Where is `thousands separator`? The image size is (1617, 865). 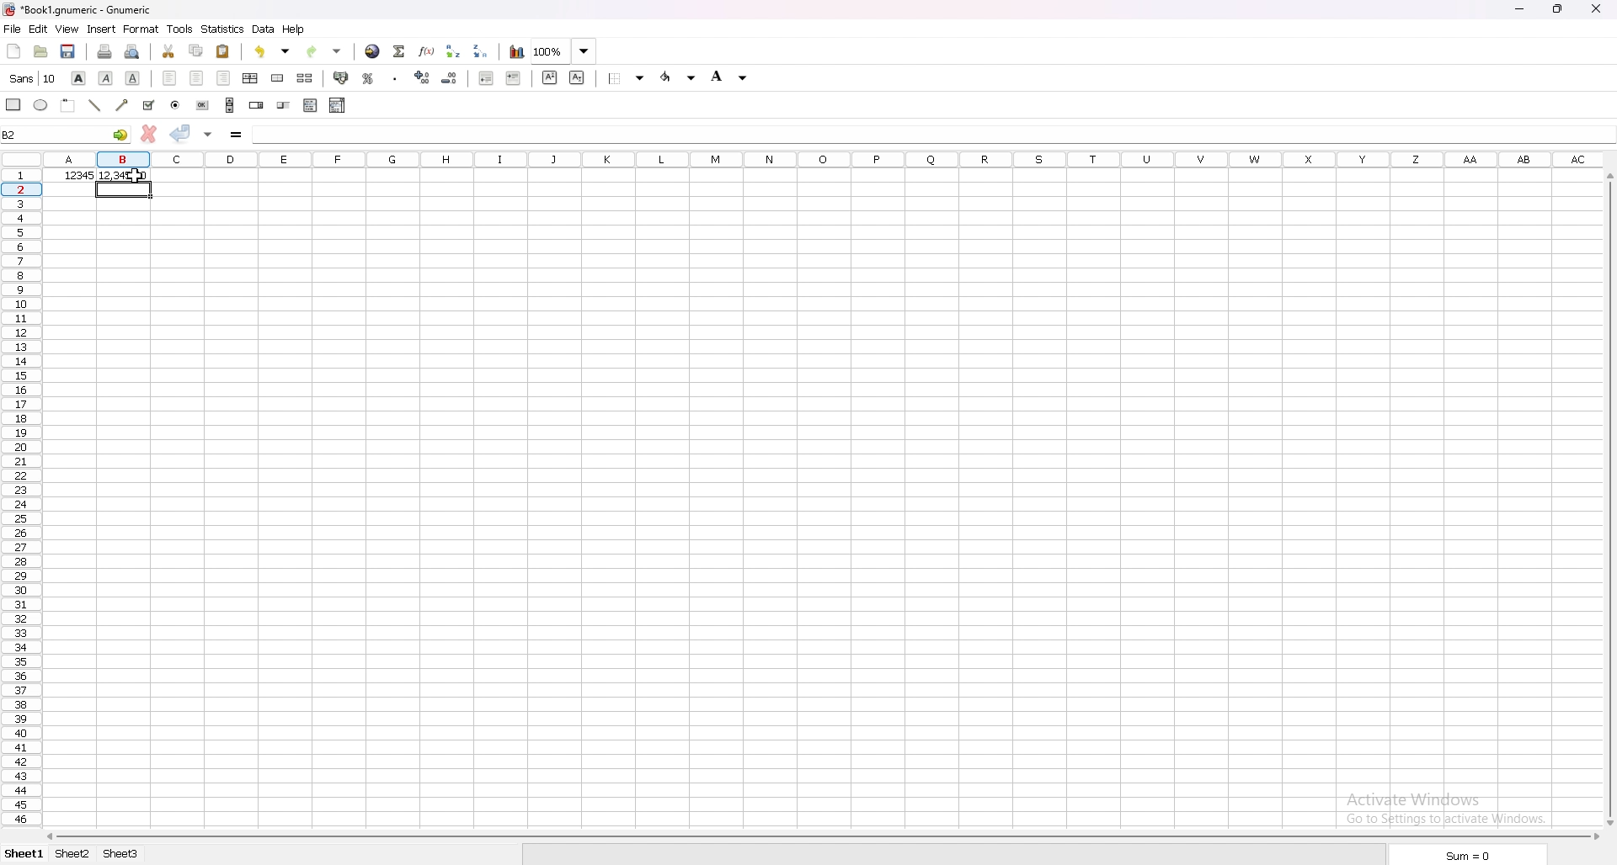
thousands separator is located at coordinates (396, 78).